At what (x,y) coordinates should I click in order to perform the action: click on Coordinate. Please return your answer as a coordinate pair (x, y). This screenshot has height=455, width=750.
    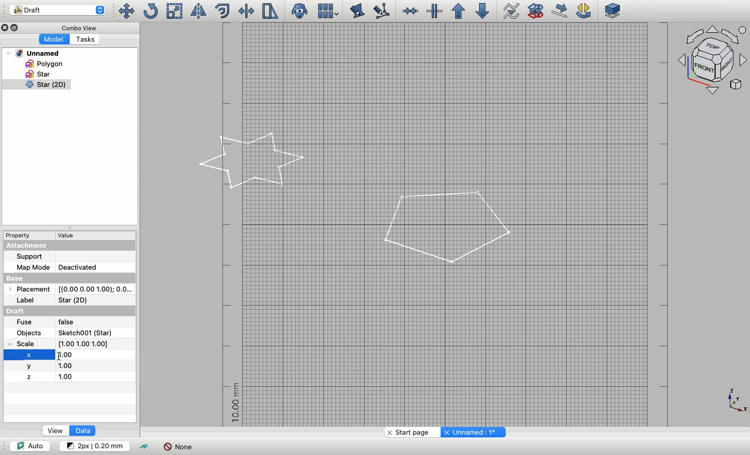
    Looking at the image, I should click on (86, 343).